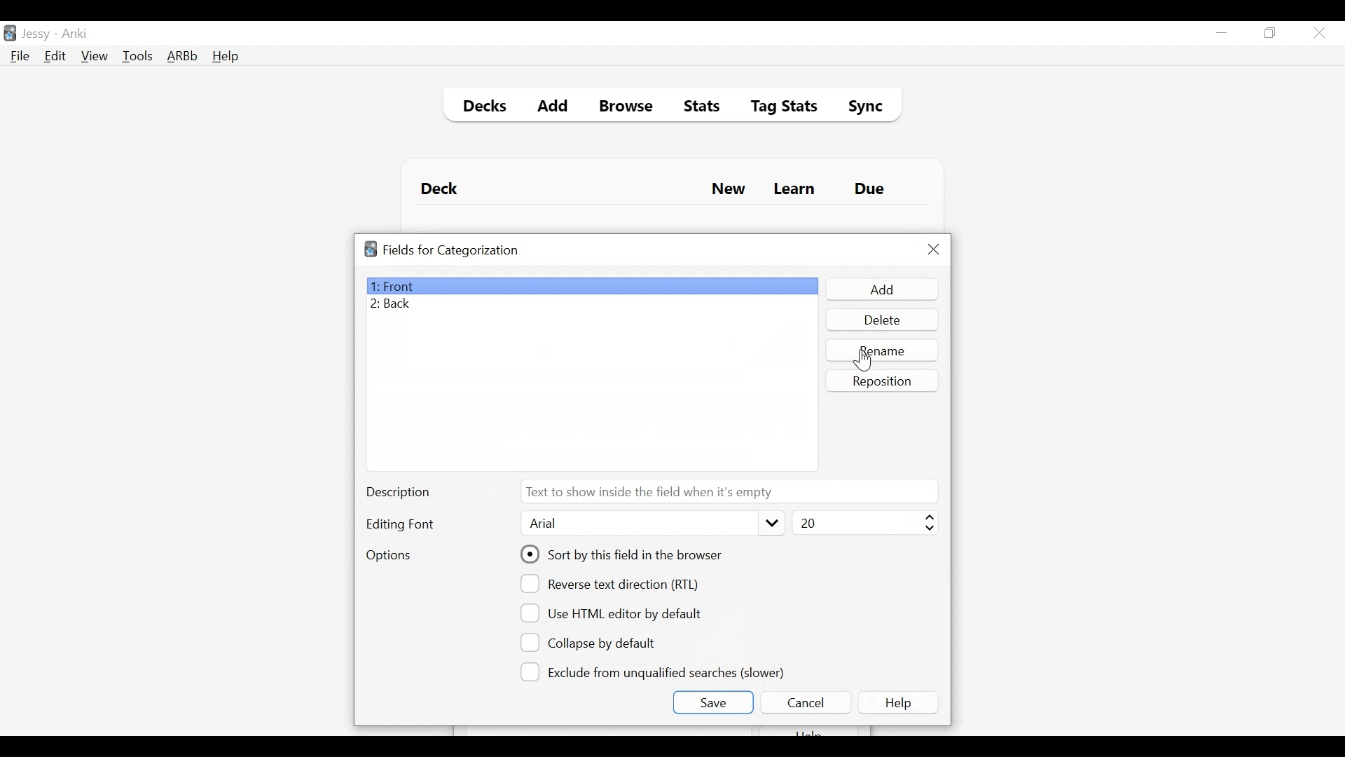 Image resolution: width=1345 pixels, height=757 pixels. What do you see at coordinates (137, 55) in the screenshot?
I see `Tools` at bounding box center [137, 55].